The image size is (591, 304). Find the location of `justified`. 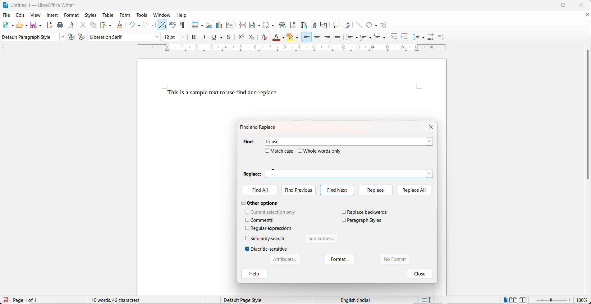

justified is located at coordinates (338, 38).